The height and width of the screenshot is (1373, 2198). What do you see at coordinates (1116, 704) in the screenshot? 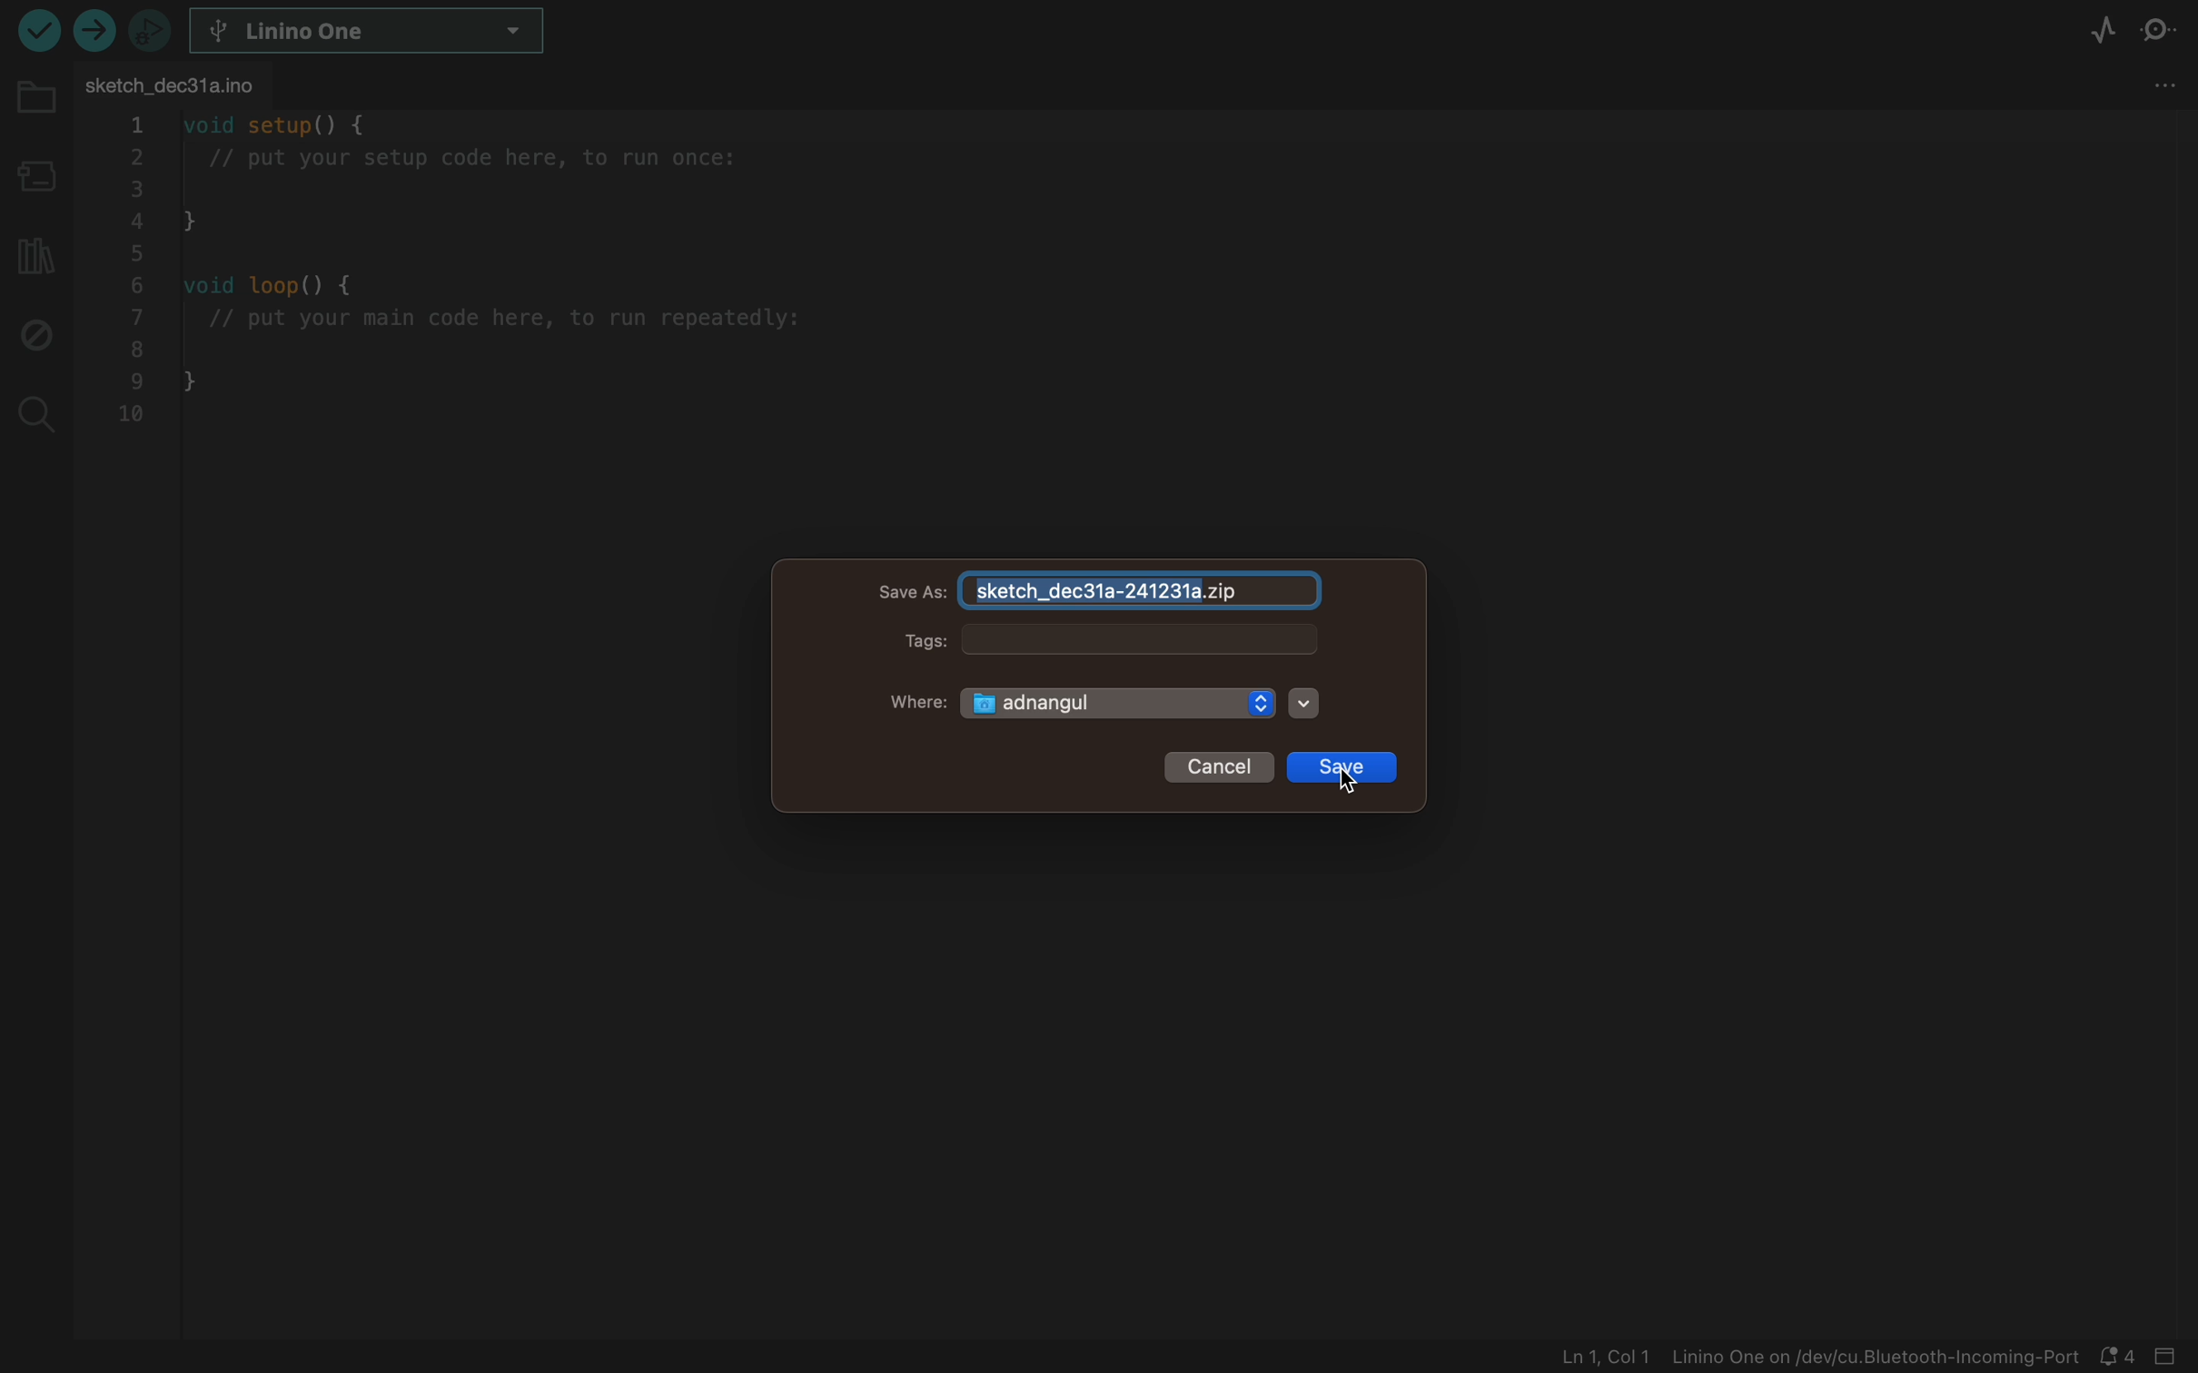
I see `adnangul` at bounding box center [1116, 704].